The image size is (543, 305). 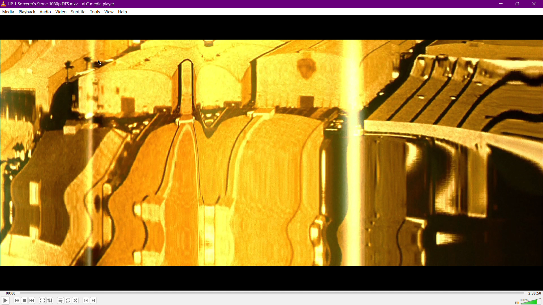 What do you see at coordinates (94, 301) in the screenshot?
I see `Next Chapter` at bounding box center [94, 301].